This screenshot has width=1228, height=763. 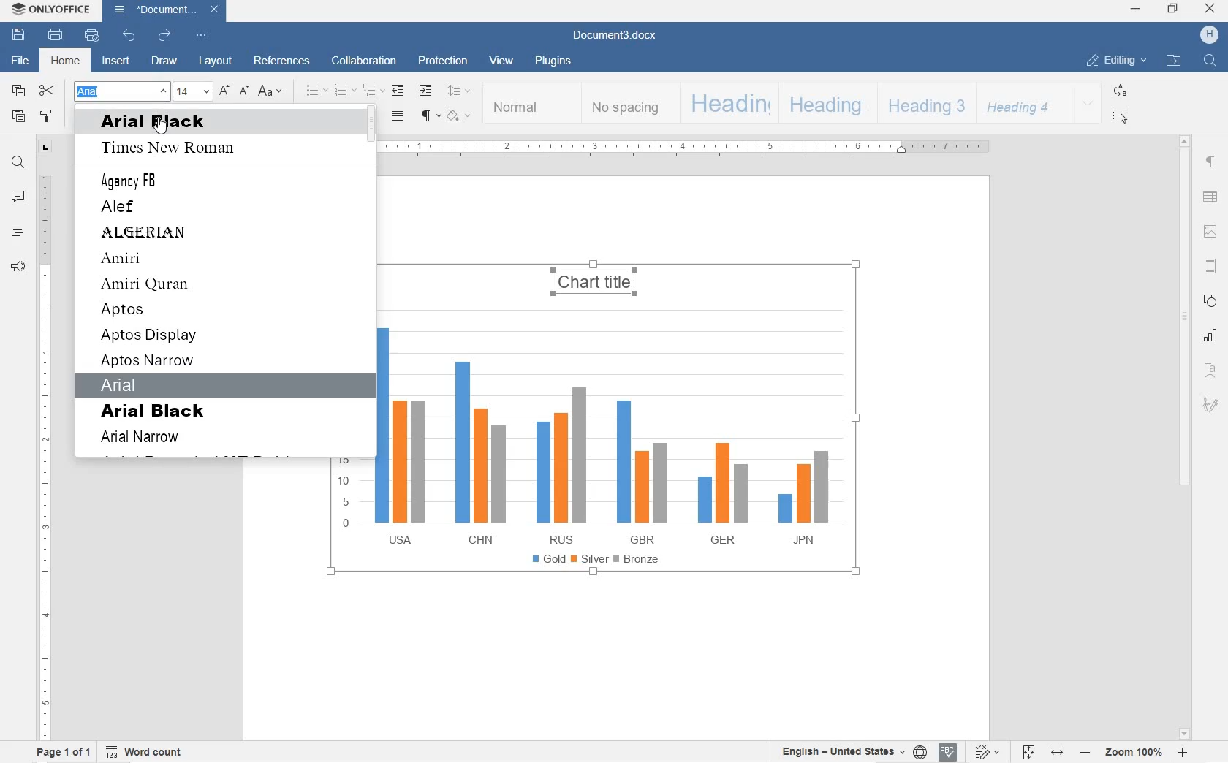 I want to click on EXPAND FORMATTING STYLE, so click(x=1088, y=104).